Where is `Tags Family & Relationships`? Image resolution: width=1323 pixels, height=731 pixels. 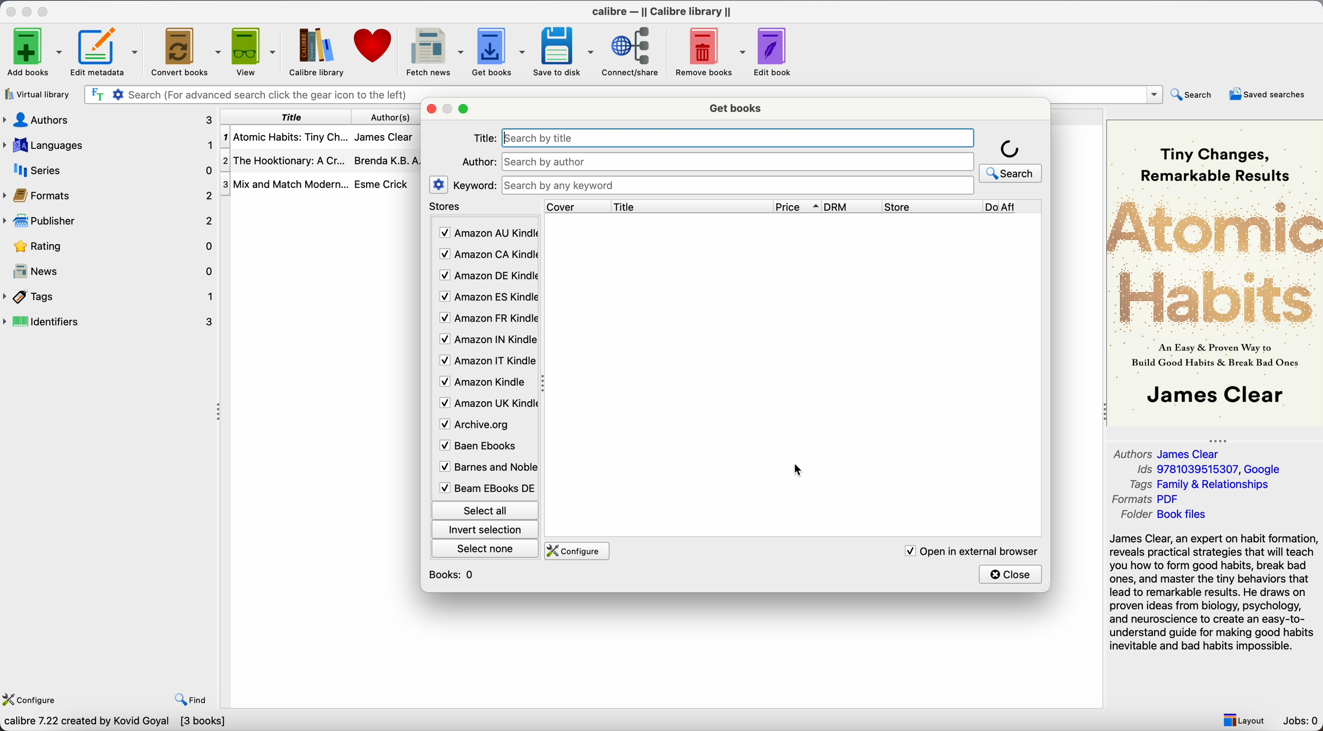 Tags Family & Relationships is located at coordinates (1199, 485).